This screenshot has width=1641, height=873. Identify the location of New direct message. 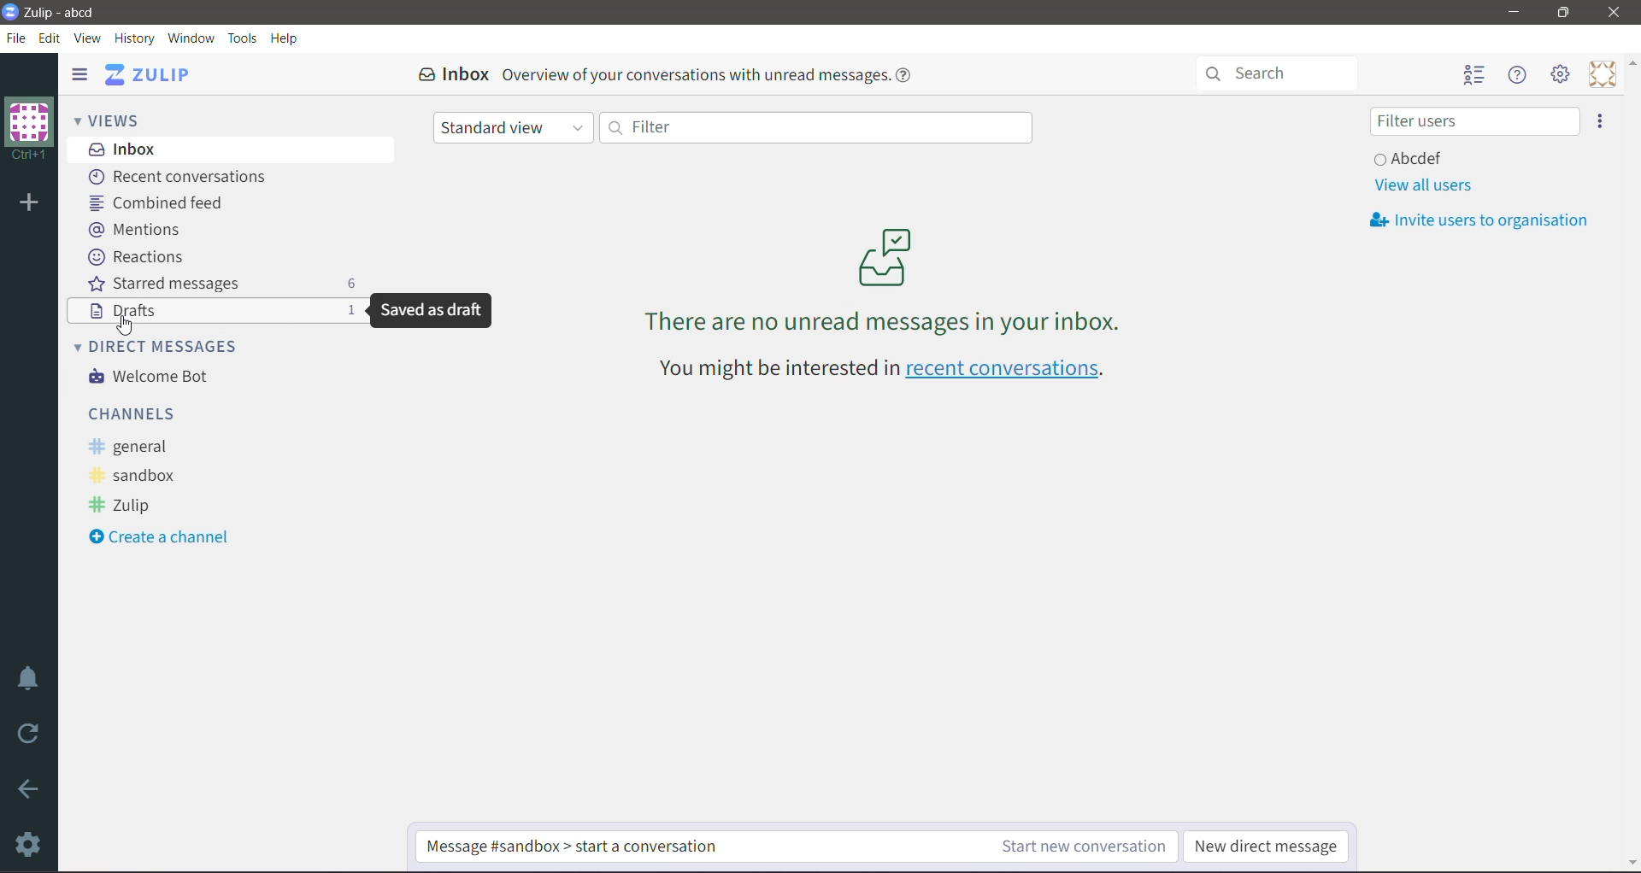
(1269, 844).